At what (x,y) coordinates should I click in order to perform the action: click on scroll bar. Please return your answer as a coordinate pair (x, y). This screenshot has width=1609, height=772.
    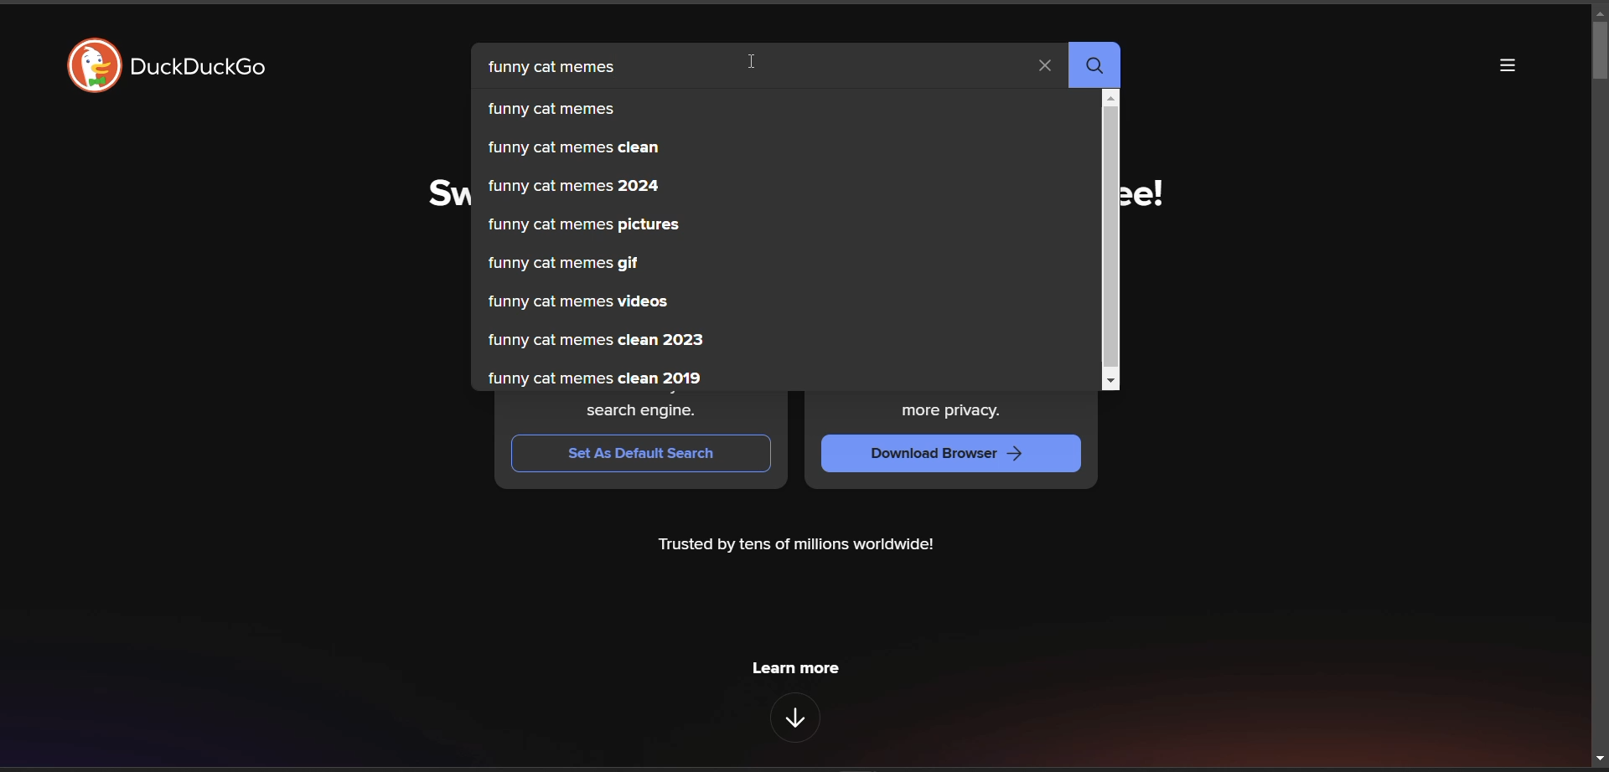
    Looking at the image, I should click on (1597, 53).